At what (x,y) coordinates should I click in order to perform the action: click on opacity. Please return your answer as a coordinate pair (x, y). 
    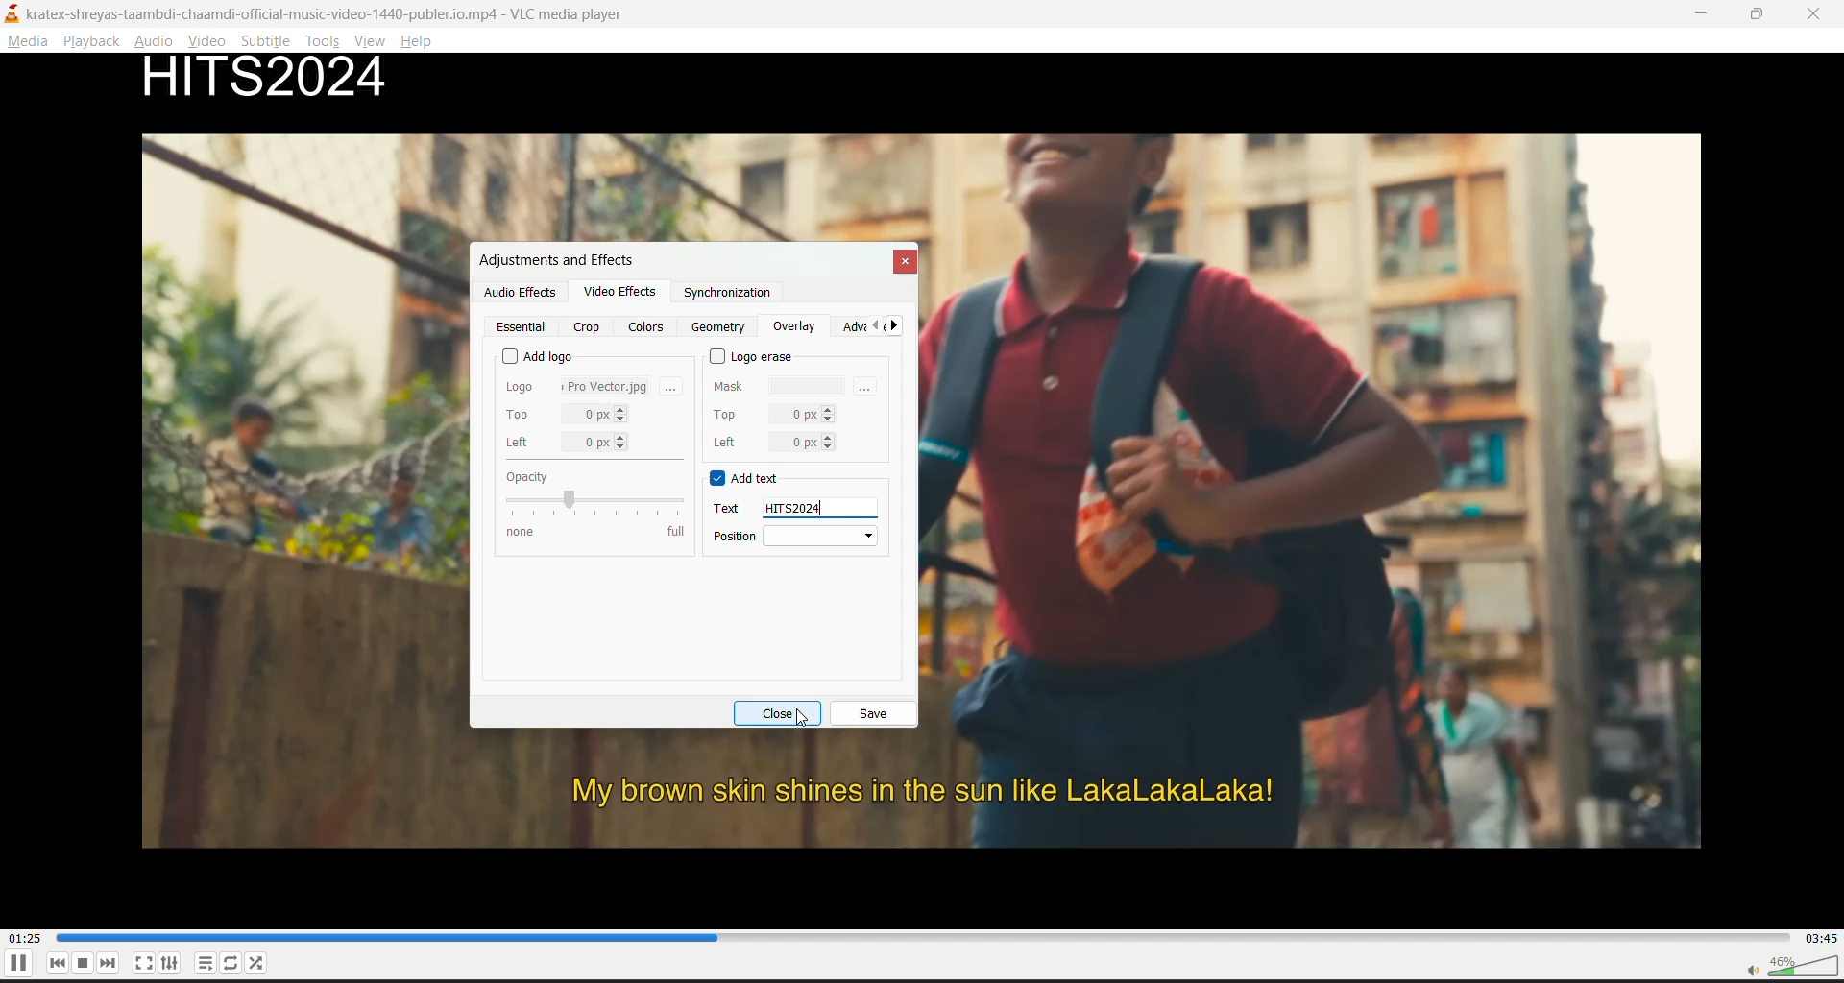
    Looking at the image, I should click on (593, 503).